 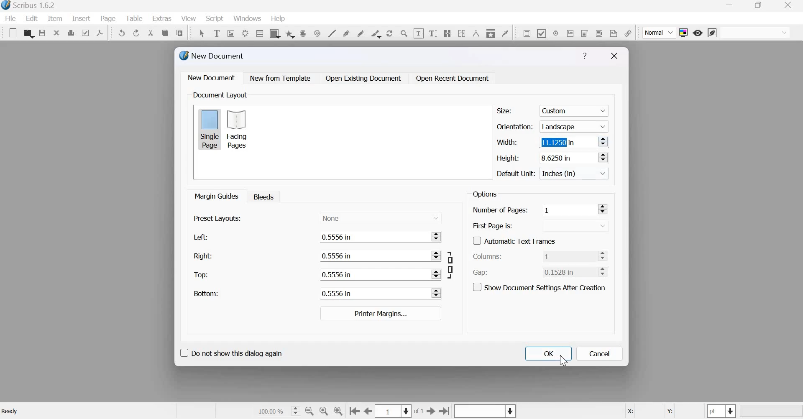 What do you see at coordinates (515, 126) in the screenshot?
I see `Orientation: ` at bounding box center [515, 126].